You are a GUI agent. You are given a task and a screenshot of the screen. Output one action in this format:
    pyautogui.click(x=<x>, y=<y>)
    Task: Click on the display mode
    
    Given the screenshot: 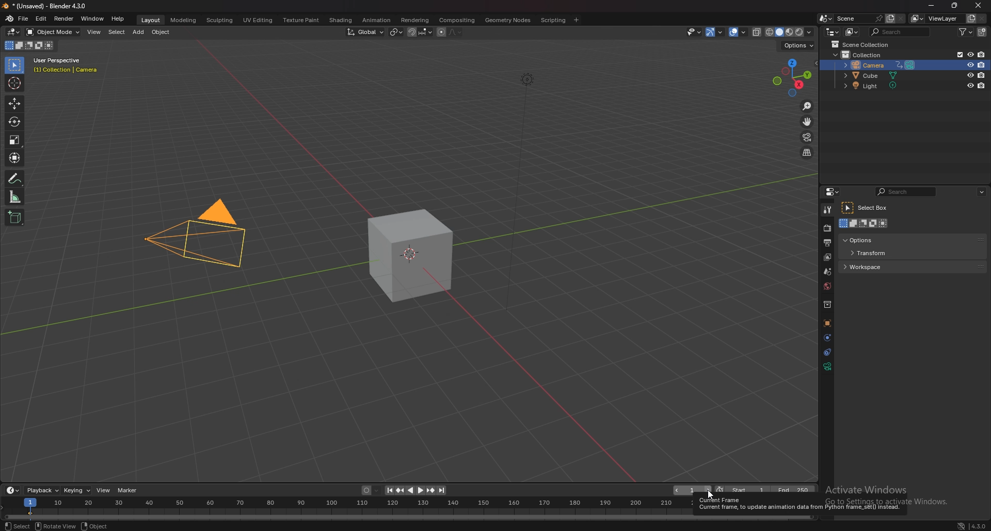 What is the action you would take?
    pyautogui.click(x=851, y=32)
    